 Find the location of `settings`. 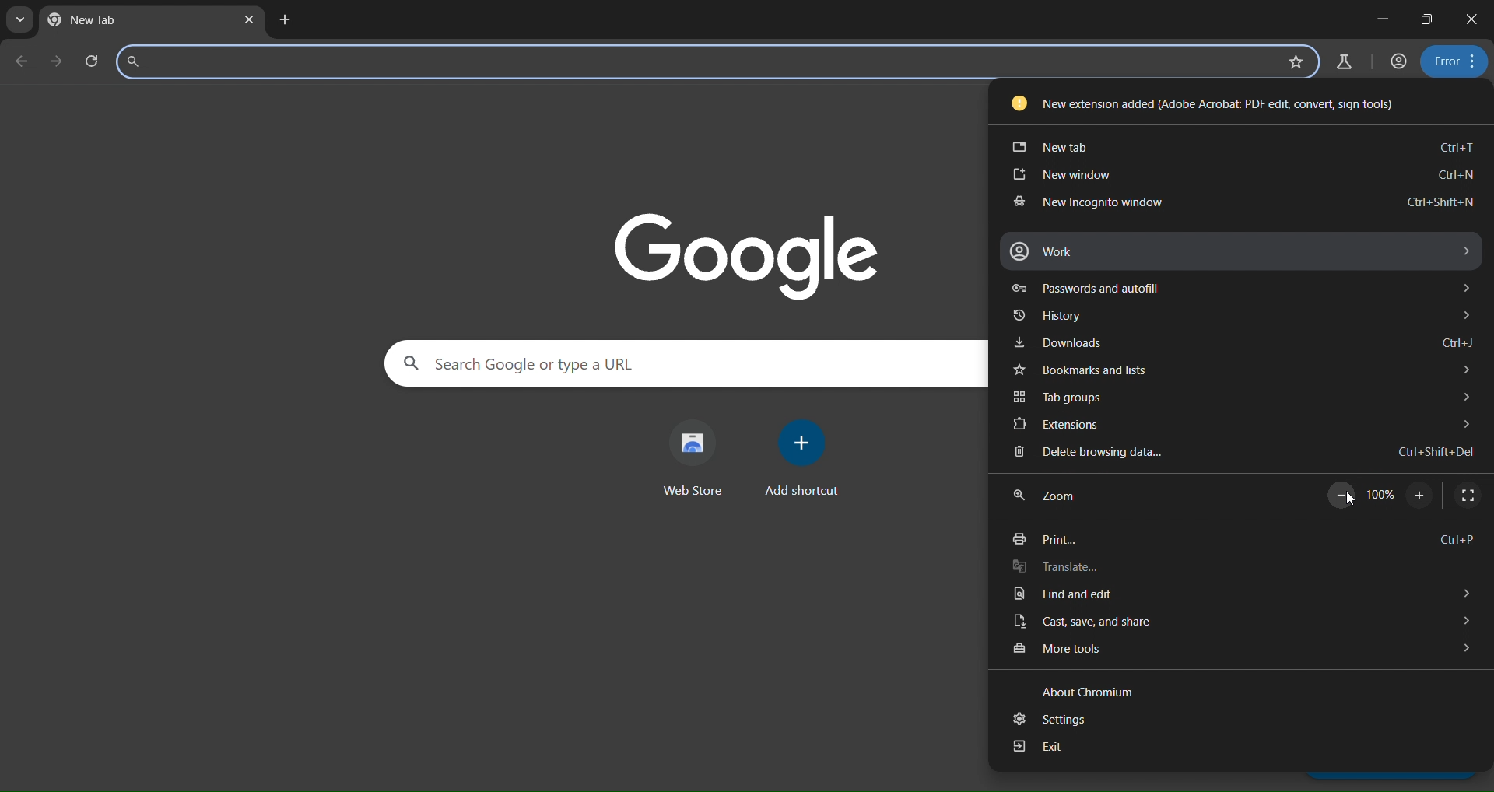

settings is located at coordinates (1240, 719).